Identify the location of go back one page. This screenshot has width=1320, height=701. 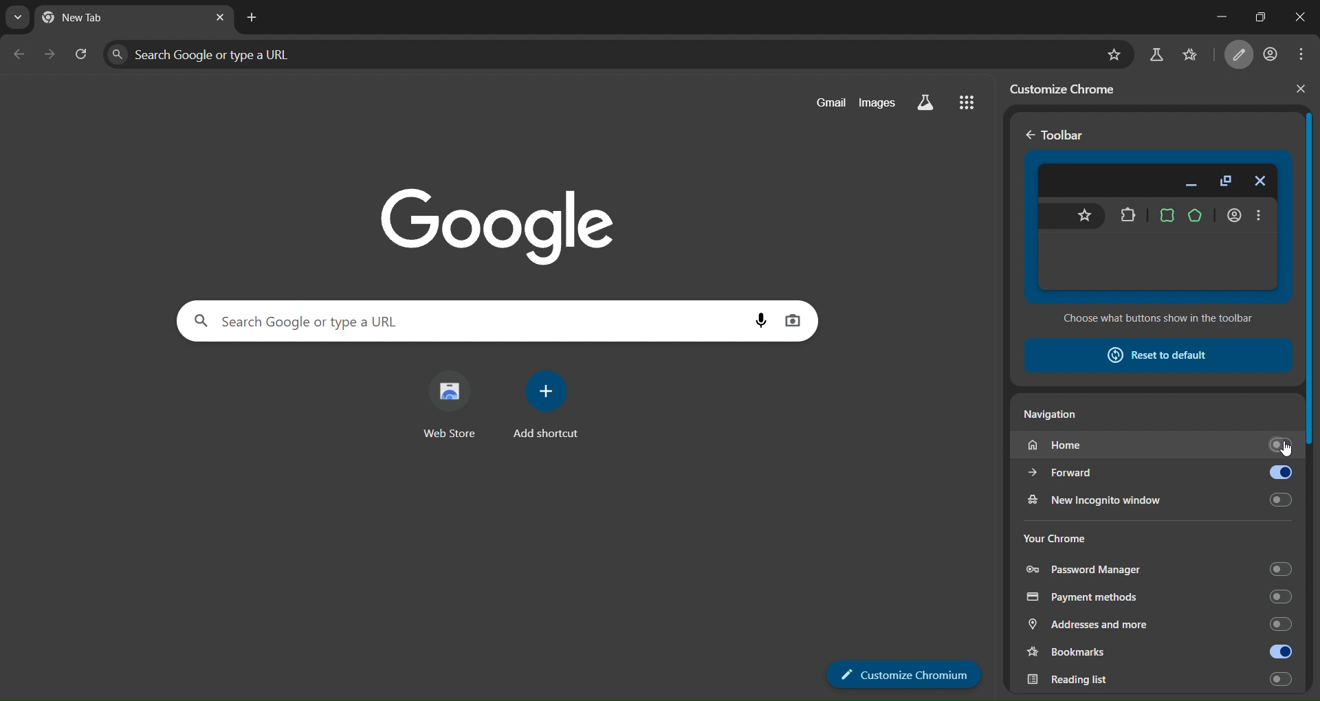
(21, 56).